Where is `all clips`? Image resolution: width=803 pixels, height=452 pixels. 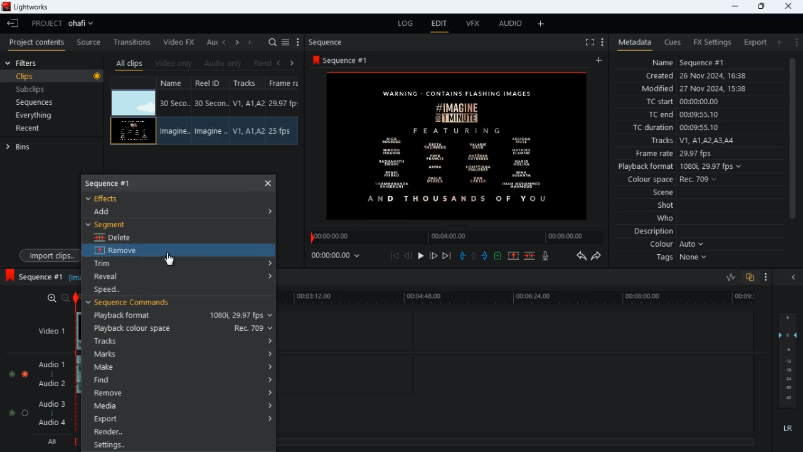
all clips is located at coordinates (130, 62).